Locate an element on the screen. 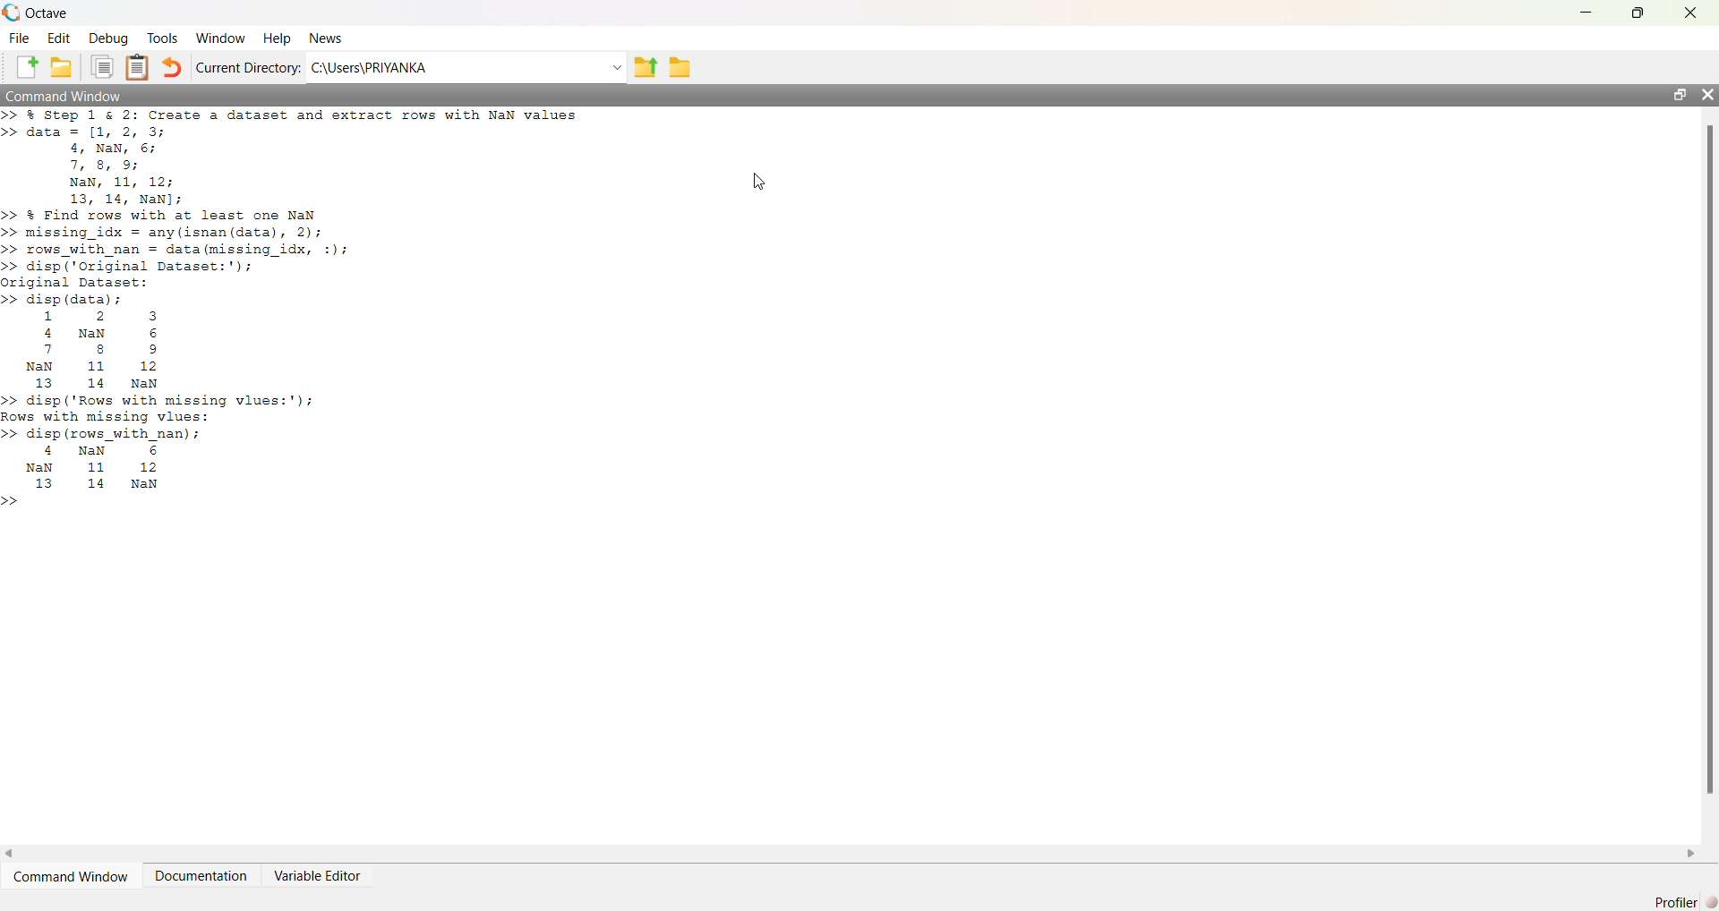 This screenshot has width=1719, height=911. C:\Users\PRIYANKA is located at coordinates (369, 67).